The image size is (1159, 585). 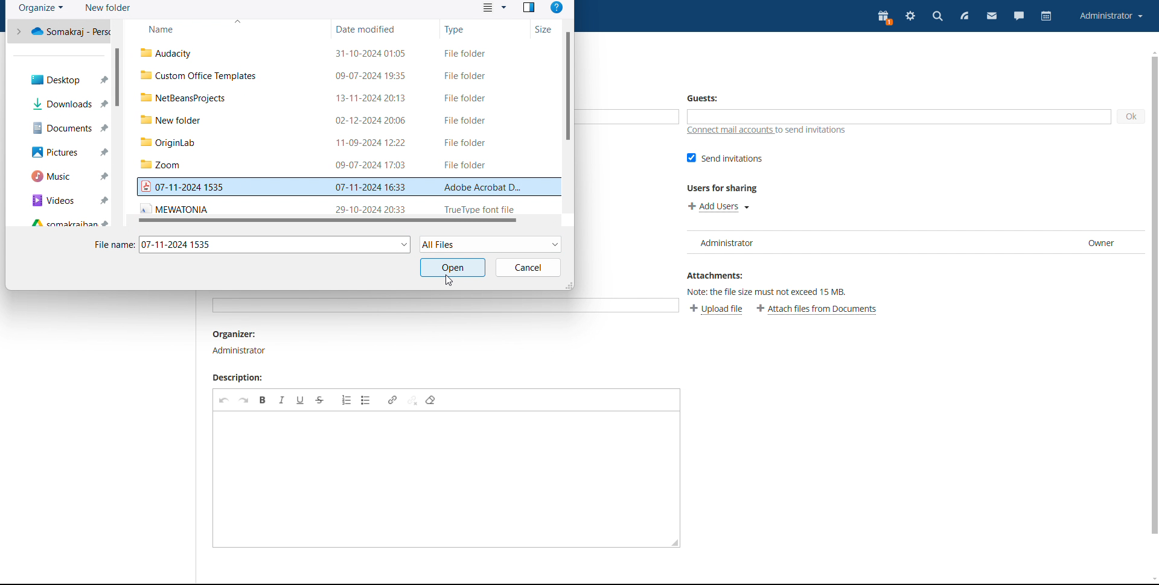 I want to click on , so click(x=345, y=77).